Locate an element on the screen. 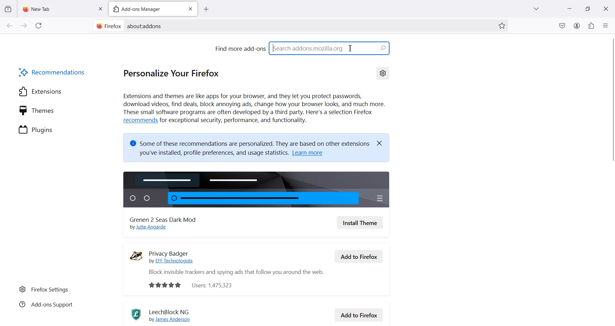 This screenshot has height=326, width=615. Close is located at coordinates (606, 8).